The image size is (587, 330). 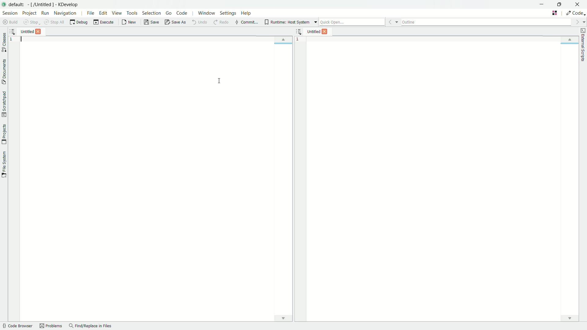 I want to click on up, so click(x=283, y=40).